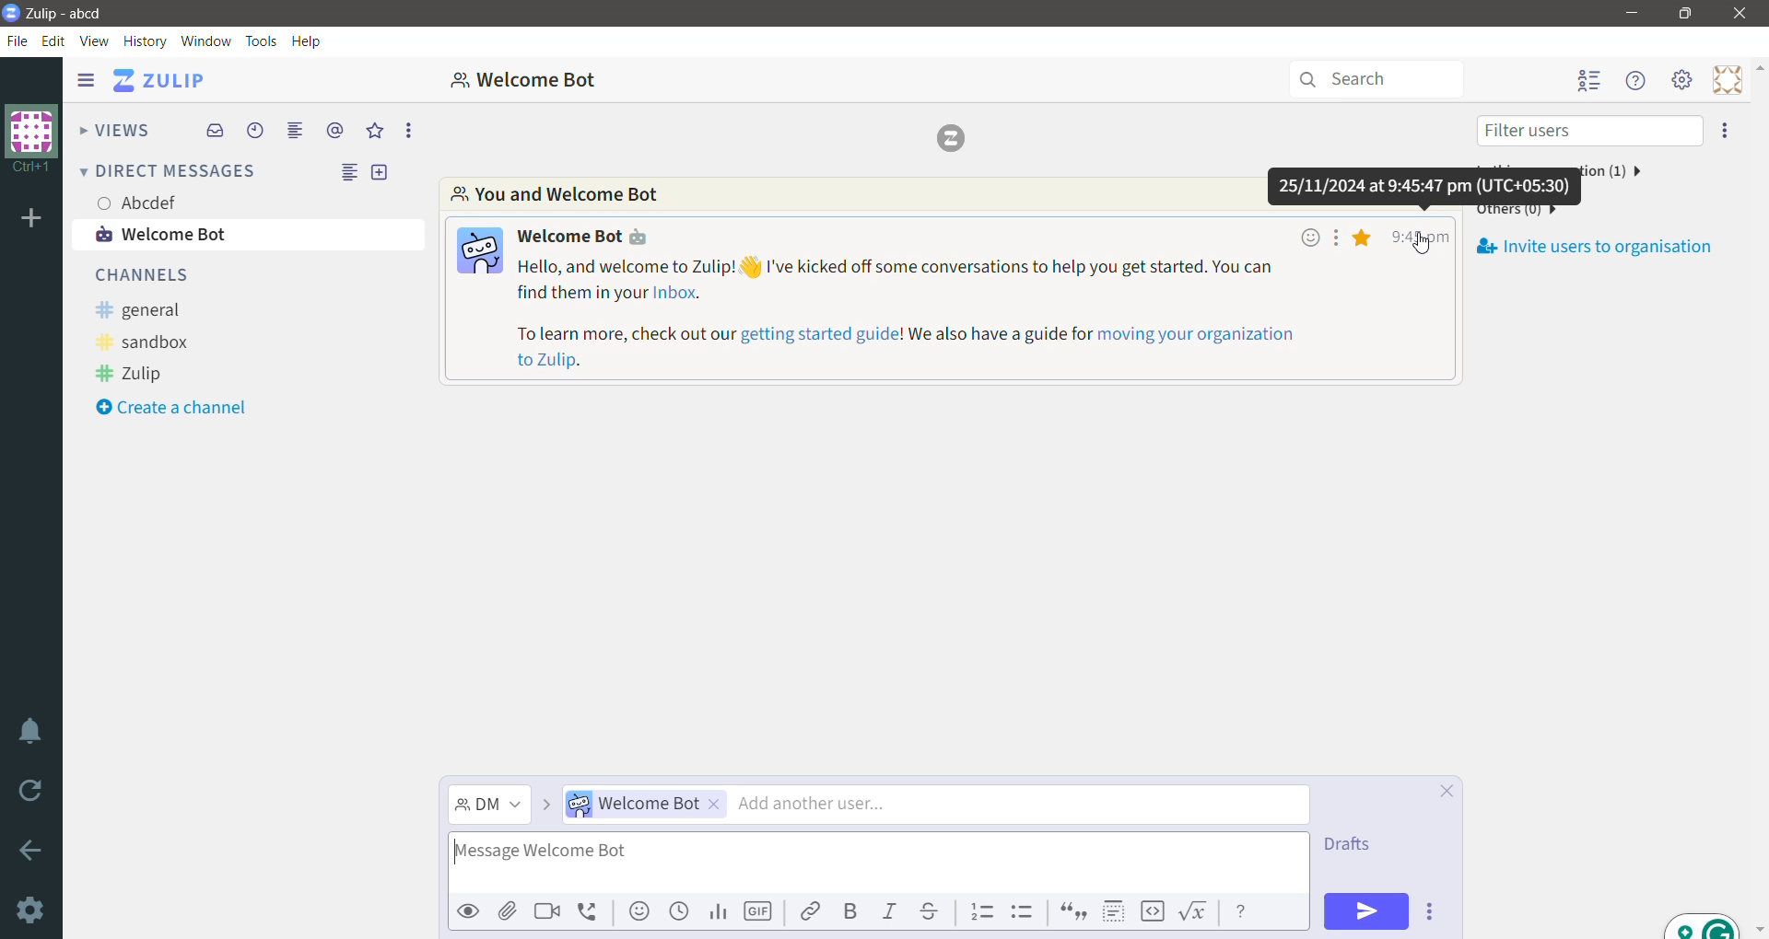  Describe the element at coordinates (1024, 911) in the screenshot. I see `Bulleted list` at that location.